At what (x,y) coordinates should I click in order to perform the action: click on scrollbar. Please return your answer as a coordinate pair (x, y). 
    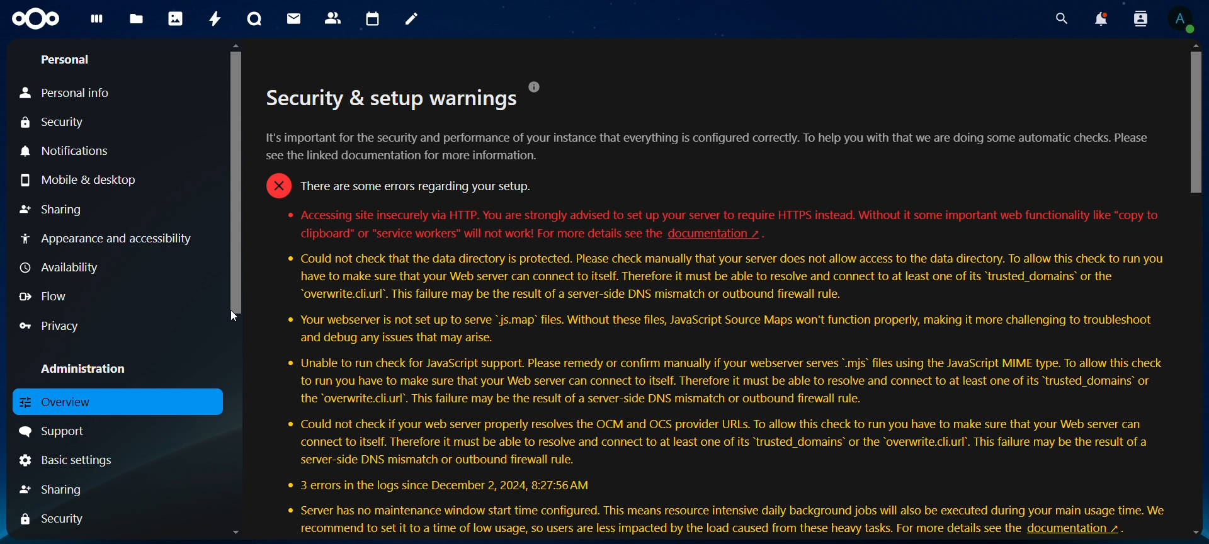
    Looking at the image, I should click on (1197, 119).